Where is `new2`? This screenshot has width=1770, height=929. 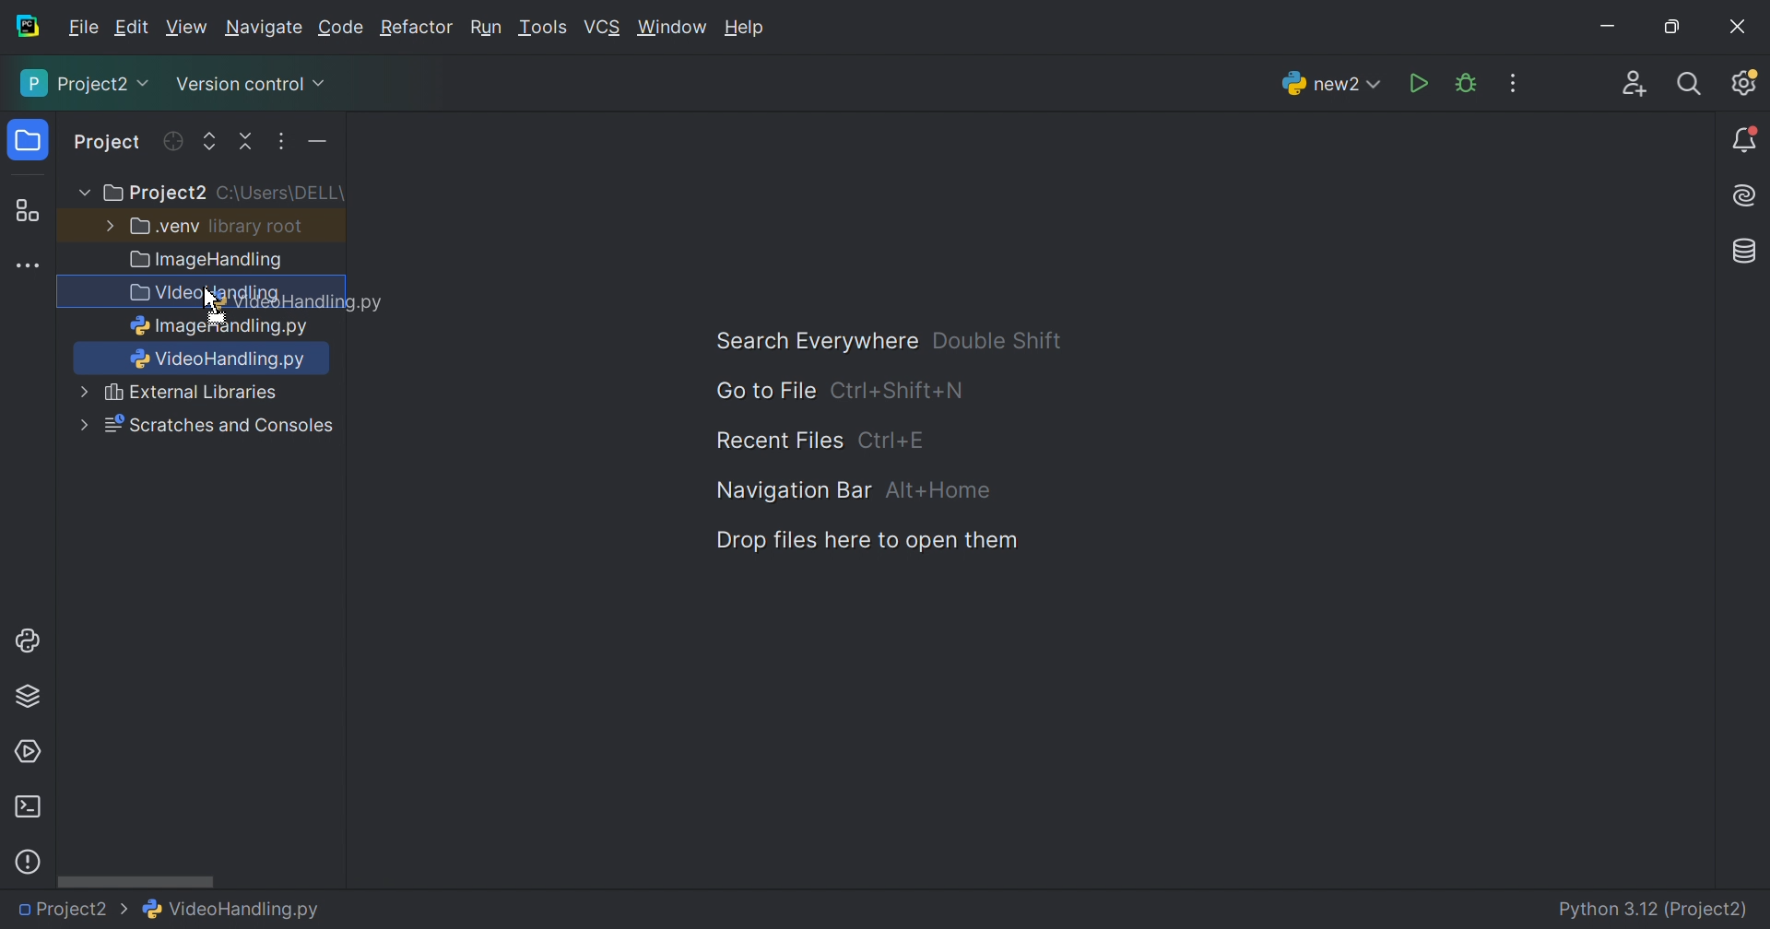 new2 is located at coordinates (1331, 88).